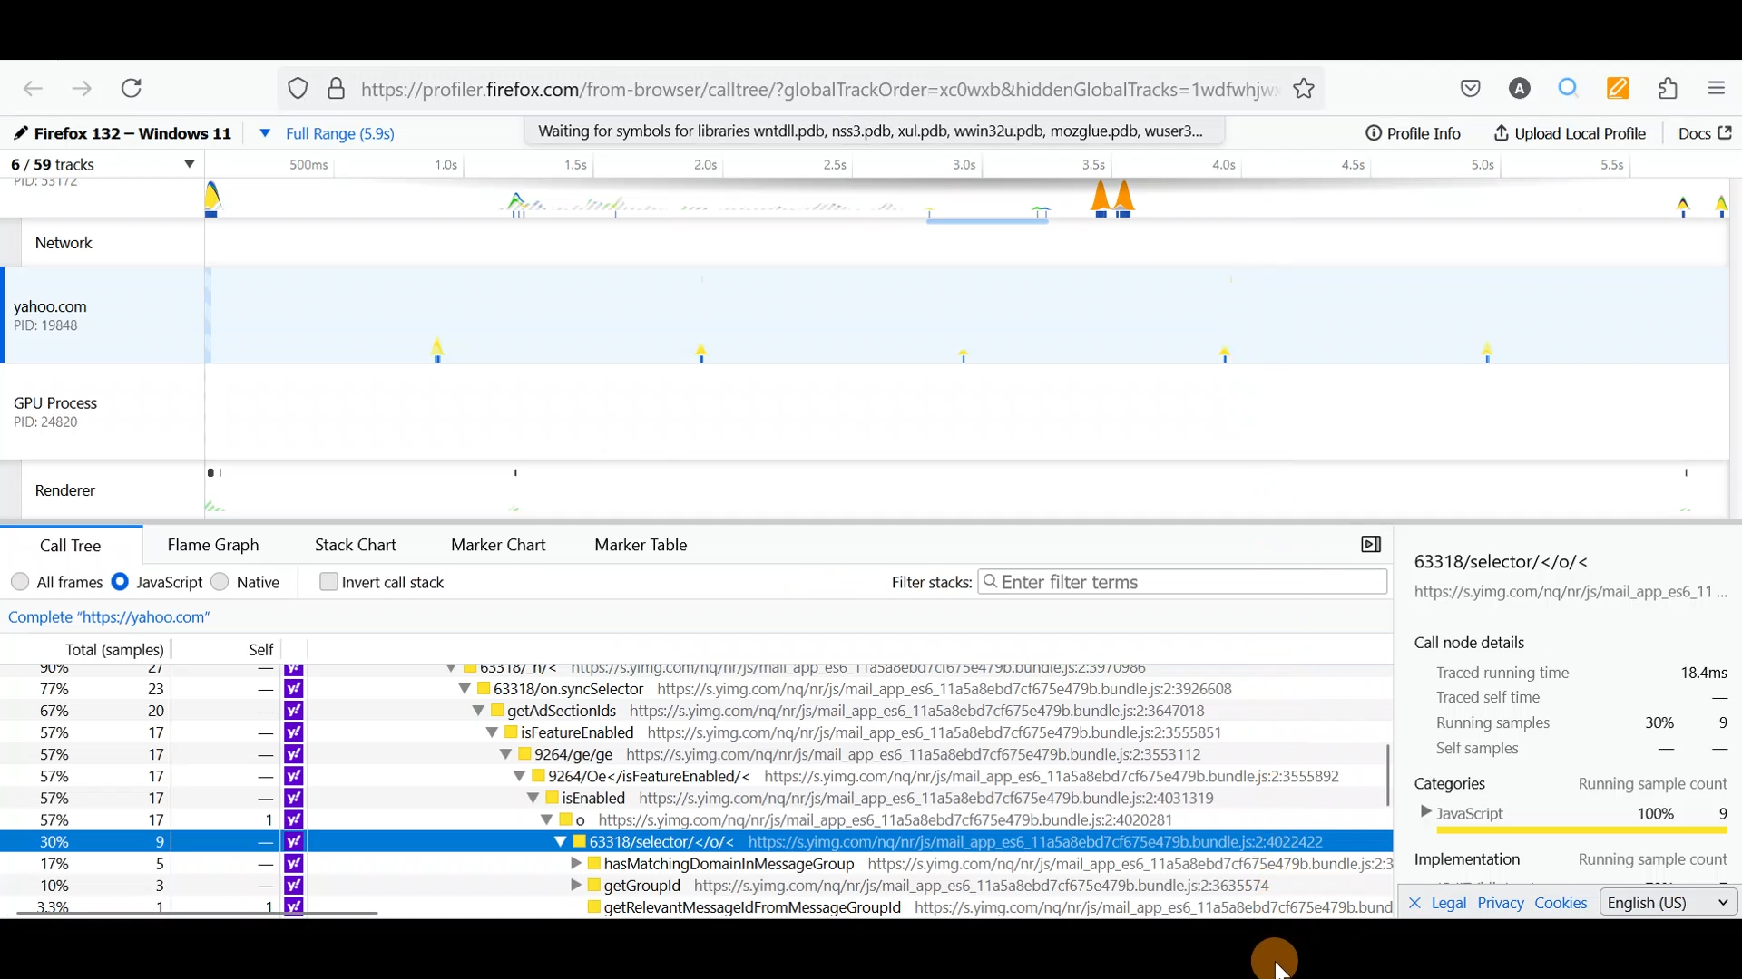  Describe the element at coordinates (1443, 904) in the screenshot. I see `legal` at that location.